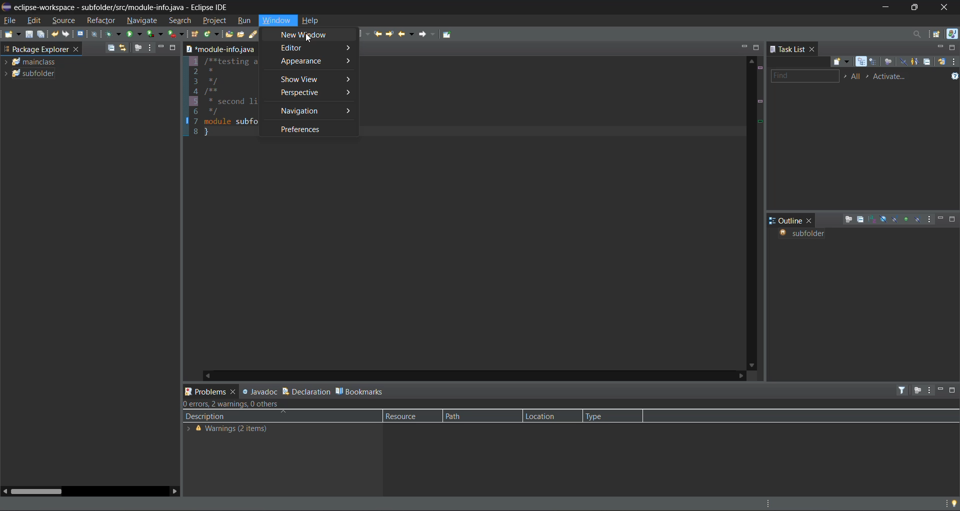 This screenshot has width=960, height=511. Describe the element at coordinates (318, 111) in the screenshot. I see `navigation` at that location.